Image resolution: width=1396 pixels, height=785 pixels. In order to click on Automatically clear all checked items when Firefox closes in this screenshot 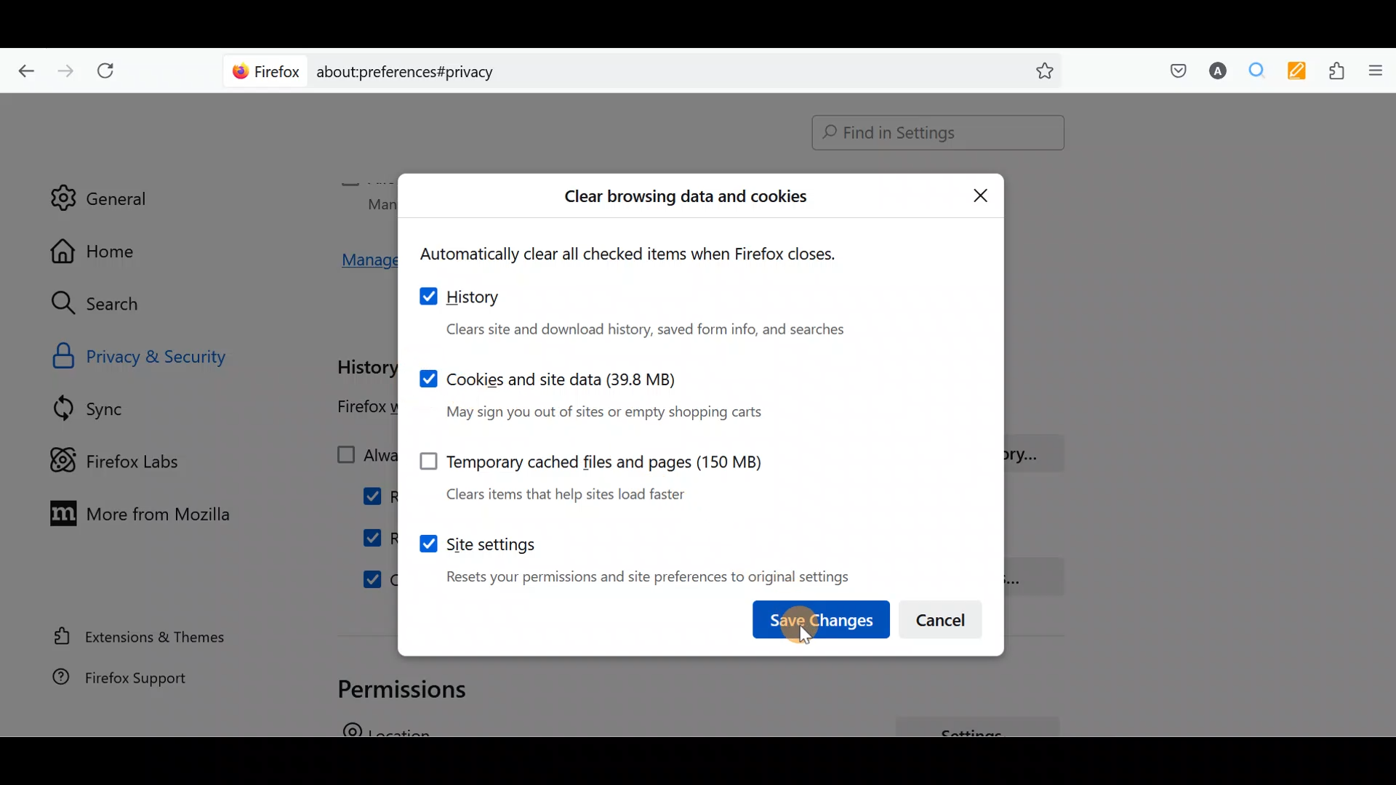, I will do `click(644, 254)`.